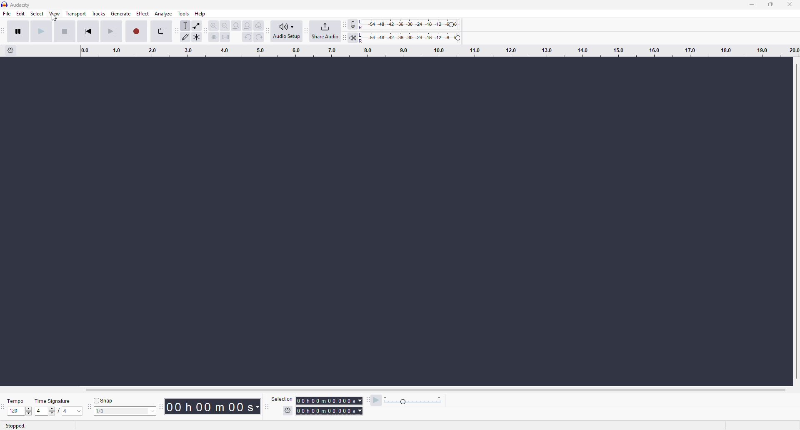  What do you see at coordinates (207, 30) in the screenshot?
I see `audacity edit toolbar` at bounding box center [207, 30].